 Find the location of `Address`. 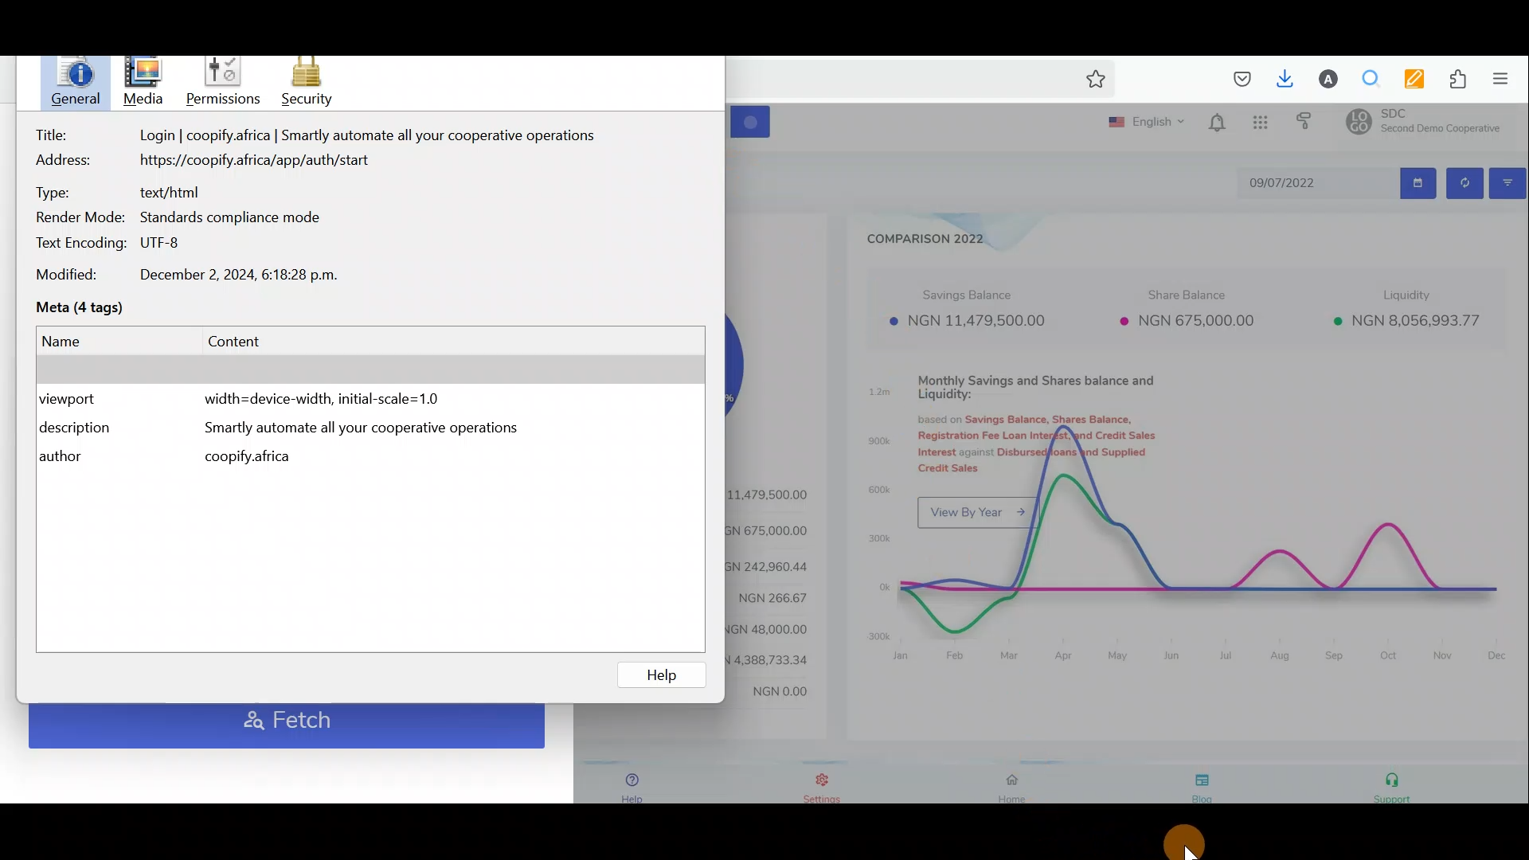

Address is located at coordinates (240, 167).